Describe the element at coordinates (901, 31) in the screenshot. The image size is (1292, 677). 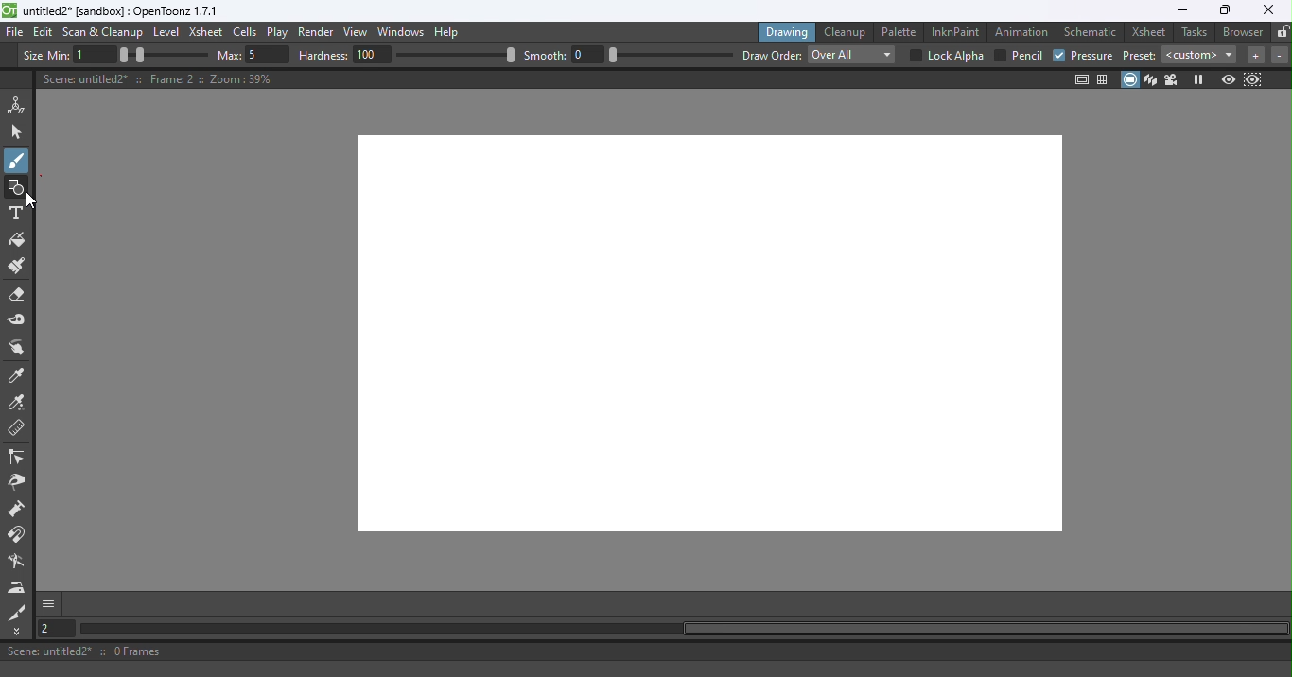
I see `Palette` at that location.